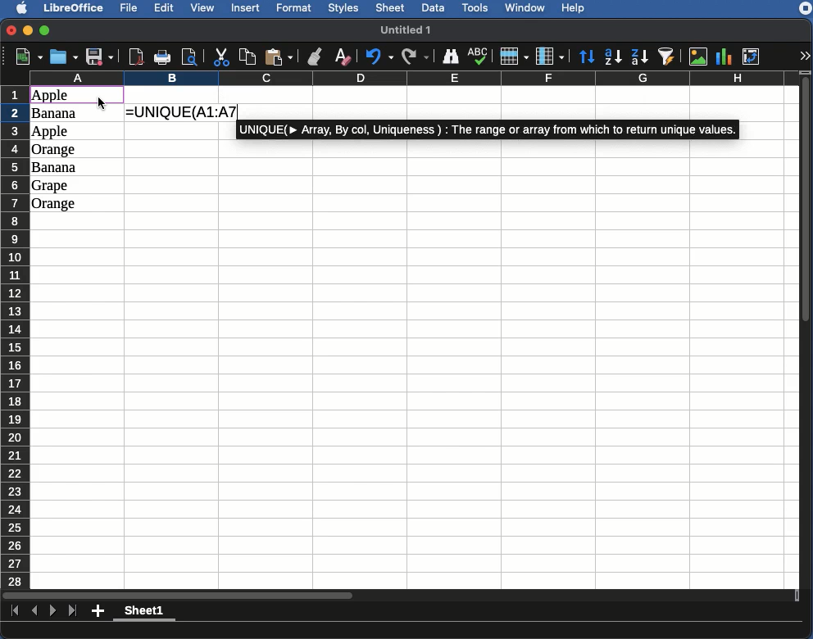 The image size is (813, 639). Describe the element at coordinates (165, 9) in the screenshot. I see `Edit` at that location.